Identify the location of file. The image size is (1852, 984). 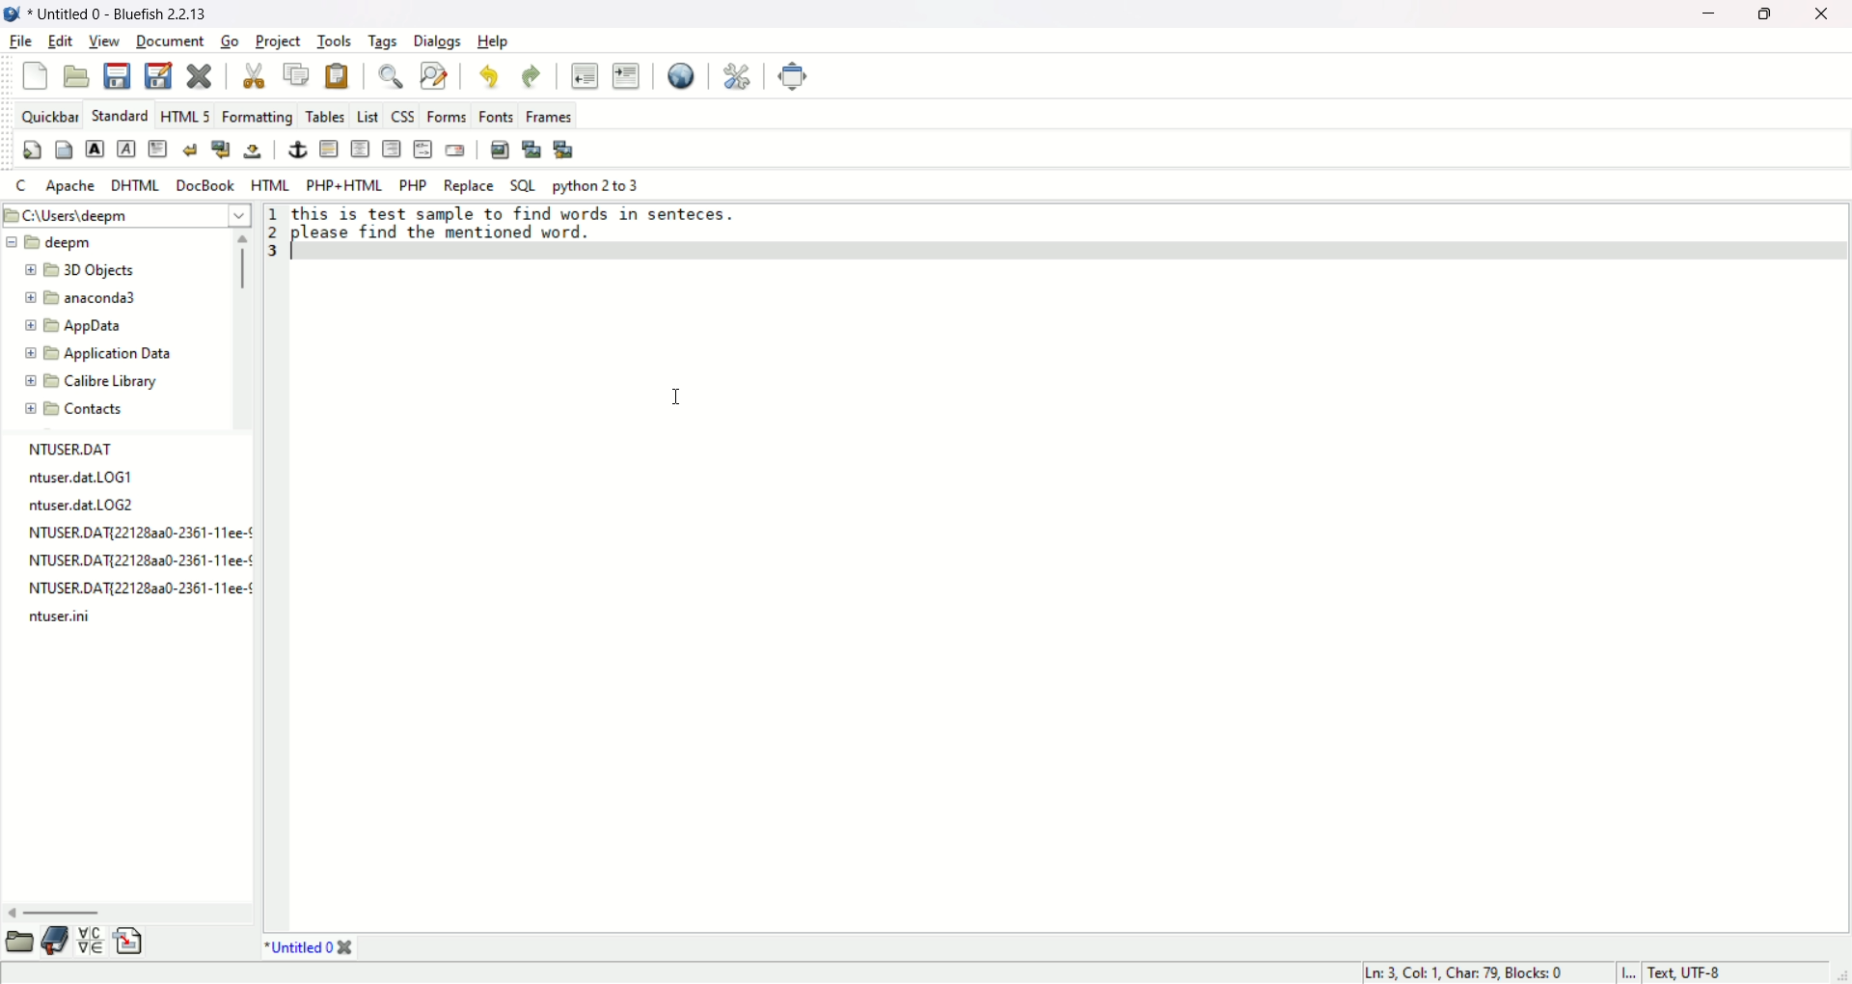
(19, 41).